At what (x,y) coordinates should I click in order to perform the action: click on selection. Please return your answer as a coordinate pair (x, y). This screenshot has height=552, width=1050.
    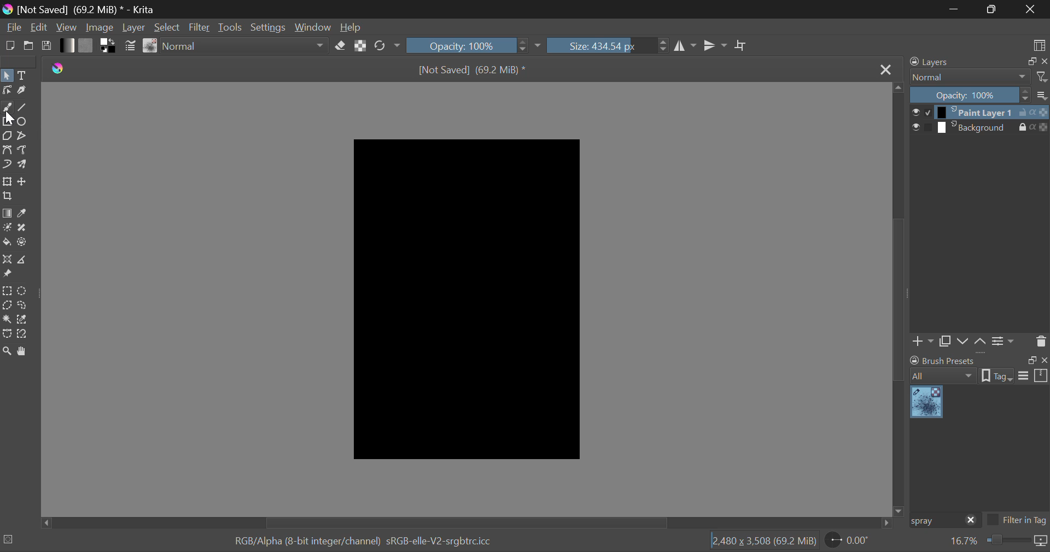
    Looking at the image, I should click on (9, 539).